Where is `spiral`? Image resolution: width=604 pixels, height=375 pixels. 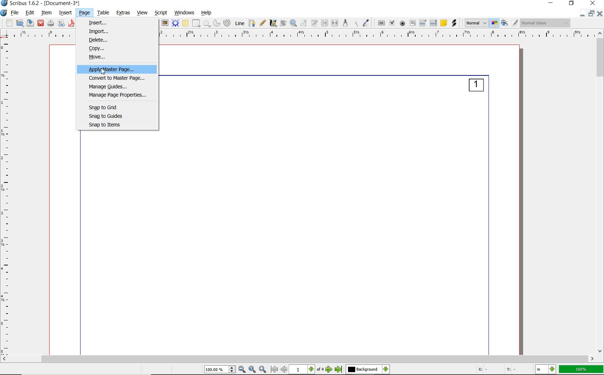
spiral is located at coordinates (228, 23).